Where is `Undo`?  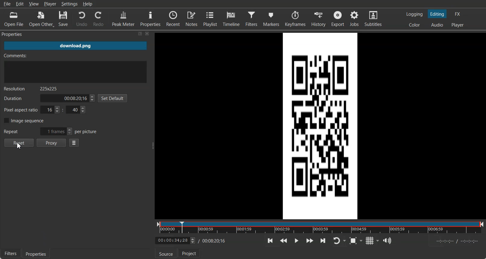 Undo is located at coordinates (81, 19).